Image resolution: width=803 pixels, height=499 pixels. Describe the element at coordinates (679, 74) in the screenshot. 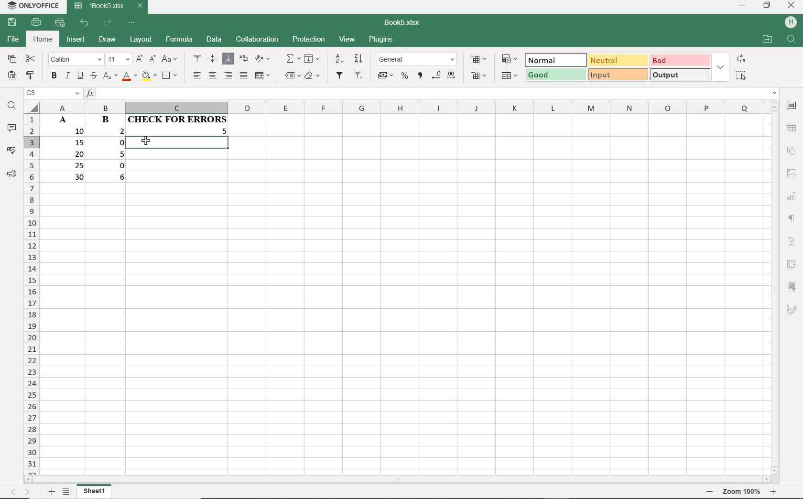

I see `OUTPUT` at that location.